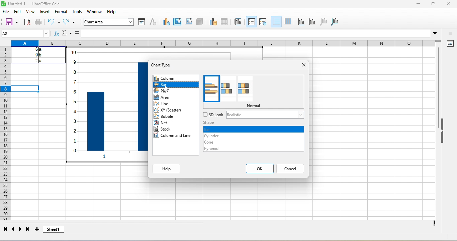 Image resolution: width=457 pixels, height=241 pixels. Describe the element at coordinates (42, 60) in the screenshot. I see `c` at that location.